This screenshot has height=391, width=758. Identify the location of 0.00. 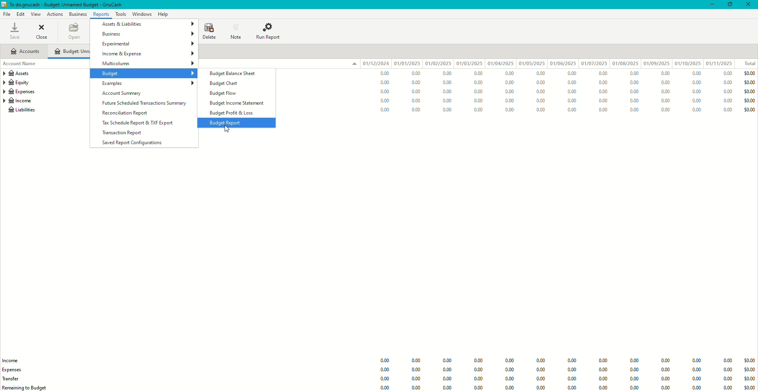
(727, 91).